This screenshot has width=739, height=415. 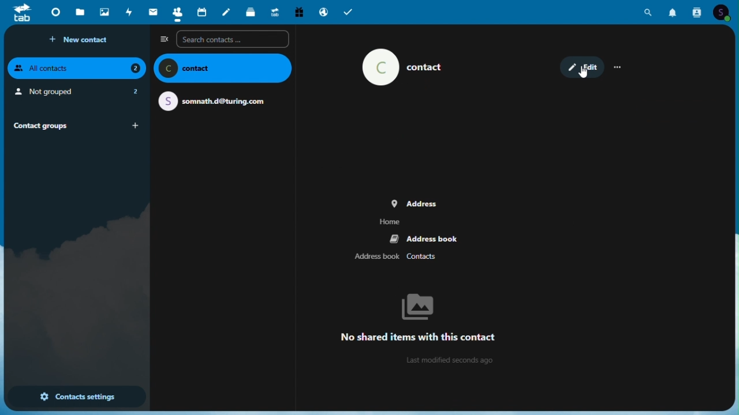 What do you see at coordinates (349, 12) in the screenshot?
I see `Tasks` at bounding box center [349, 12].